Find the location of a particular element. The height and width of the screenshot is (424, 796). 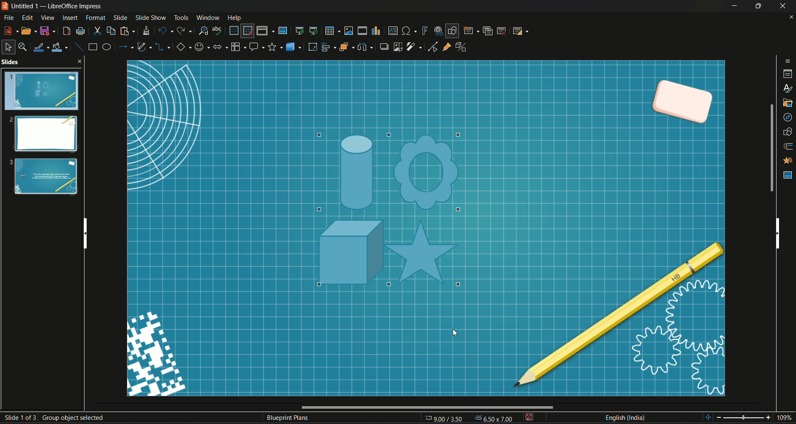

delete slide is located at coordinates (502, 31).